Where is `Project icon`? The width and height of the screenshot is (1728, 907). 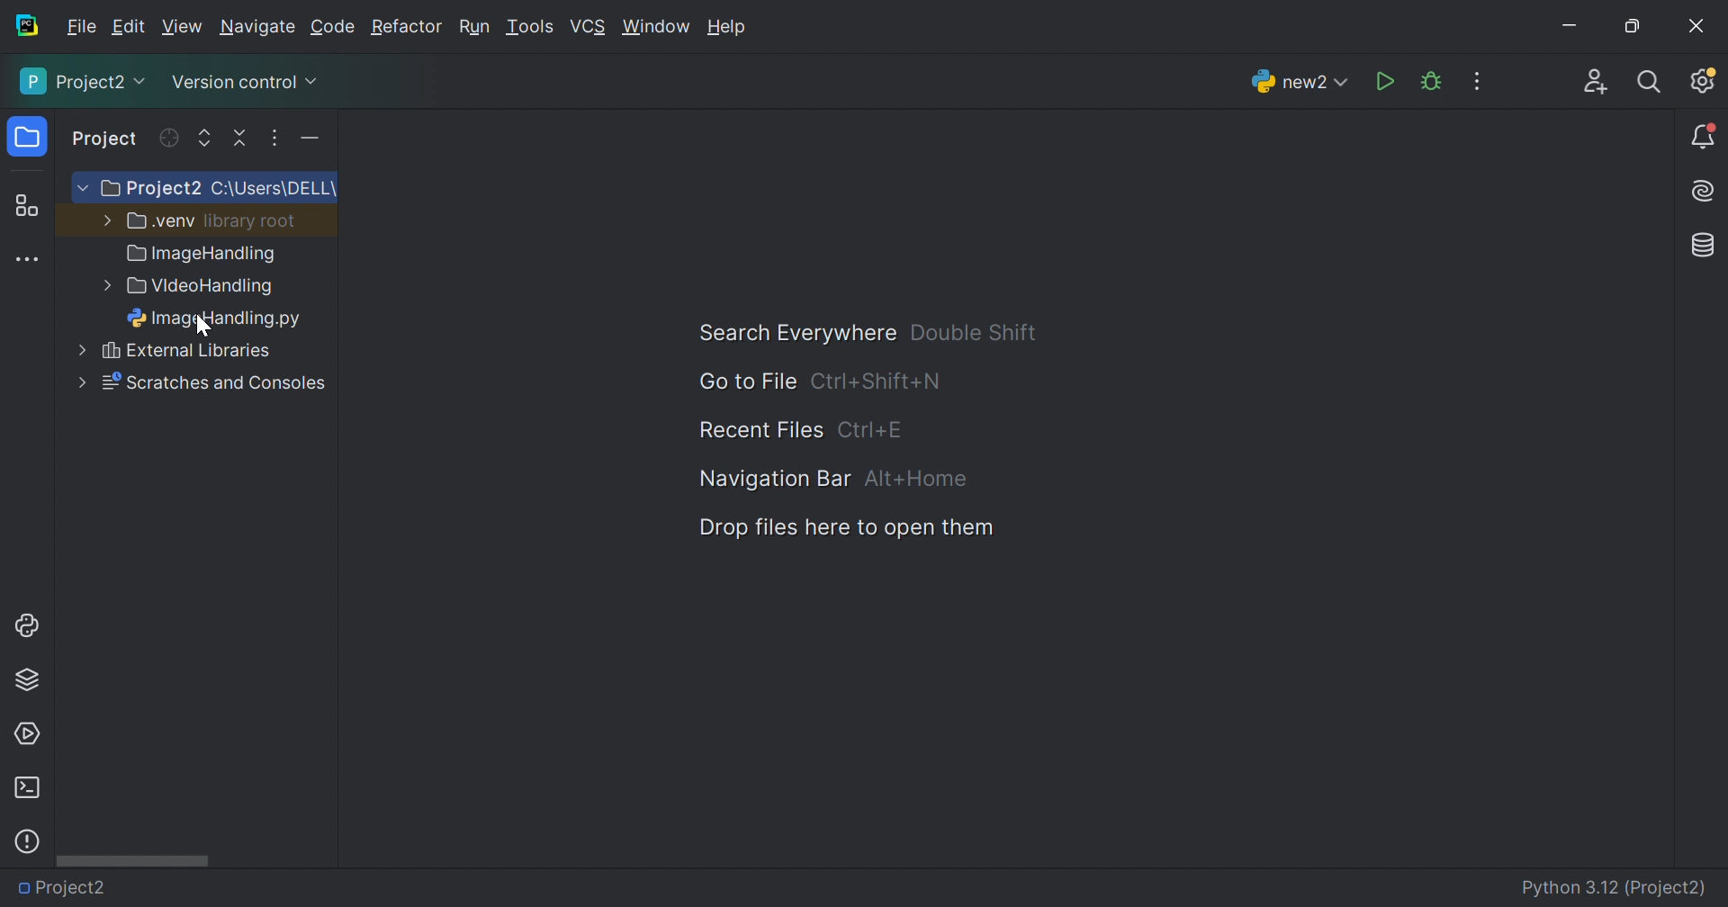
Project icon is located at coordinates (30, 138).